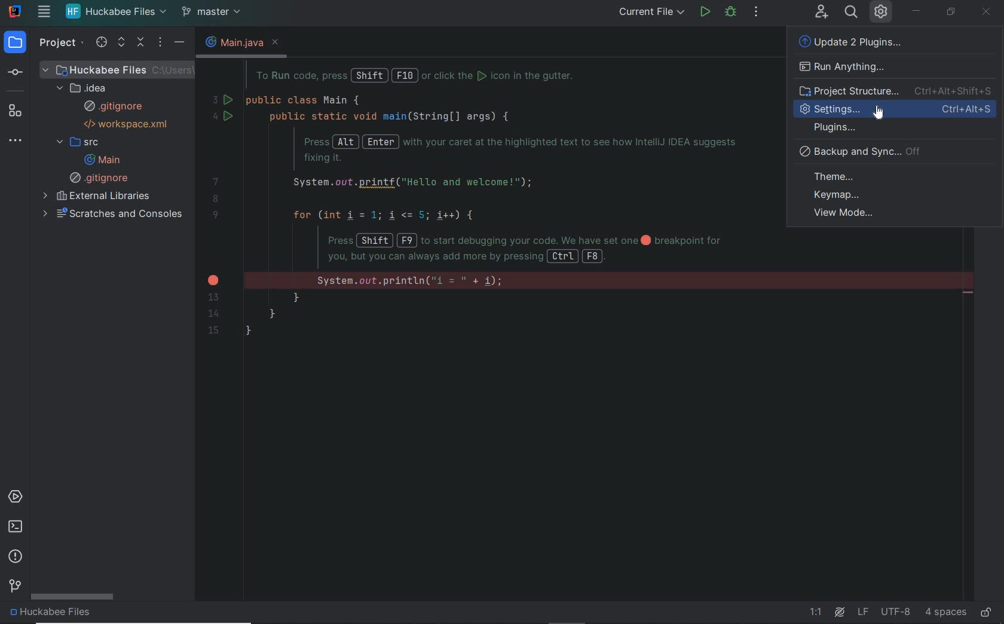 The height and width of the screenshot is (624, 1004). Describe the element at coordinates (14, 11) in the screenshot. I see `system name` at that location.